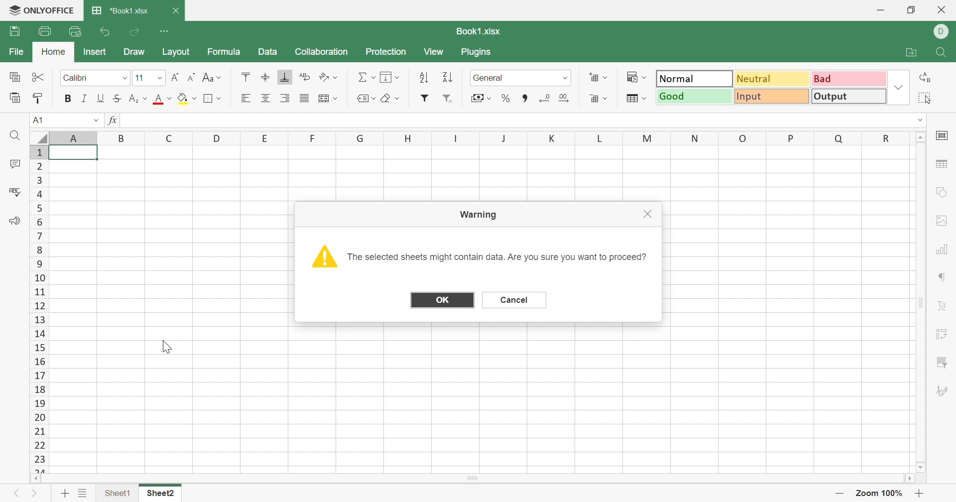 The height and width of the screenshot is (502, 956). I want to click on The selected sheets might contain data. Are you sure you want to proceed?, so click(497, 257).